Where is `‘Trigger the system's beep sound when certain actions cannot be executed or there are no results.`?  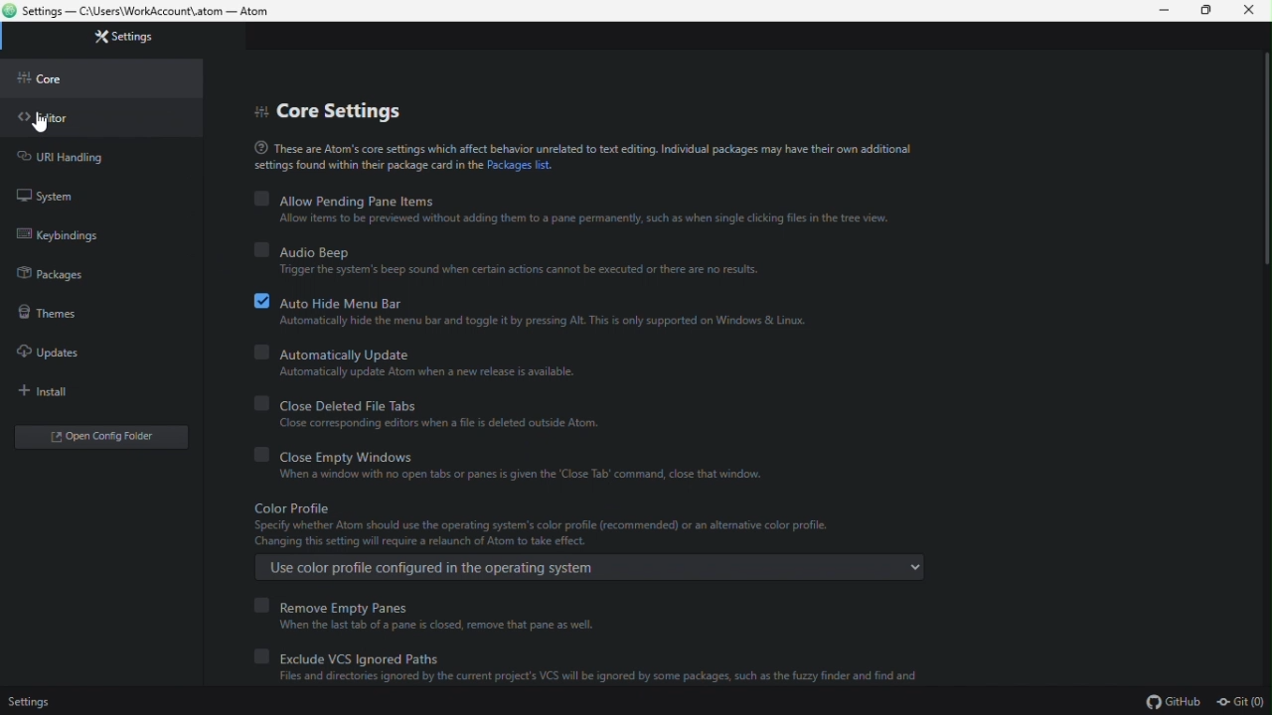
‘Trigger the system's beep sound when certain actions cannot be executed or there are no results. is located at coordinates (527, 270).